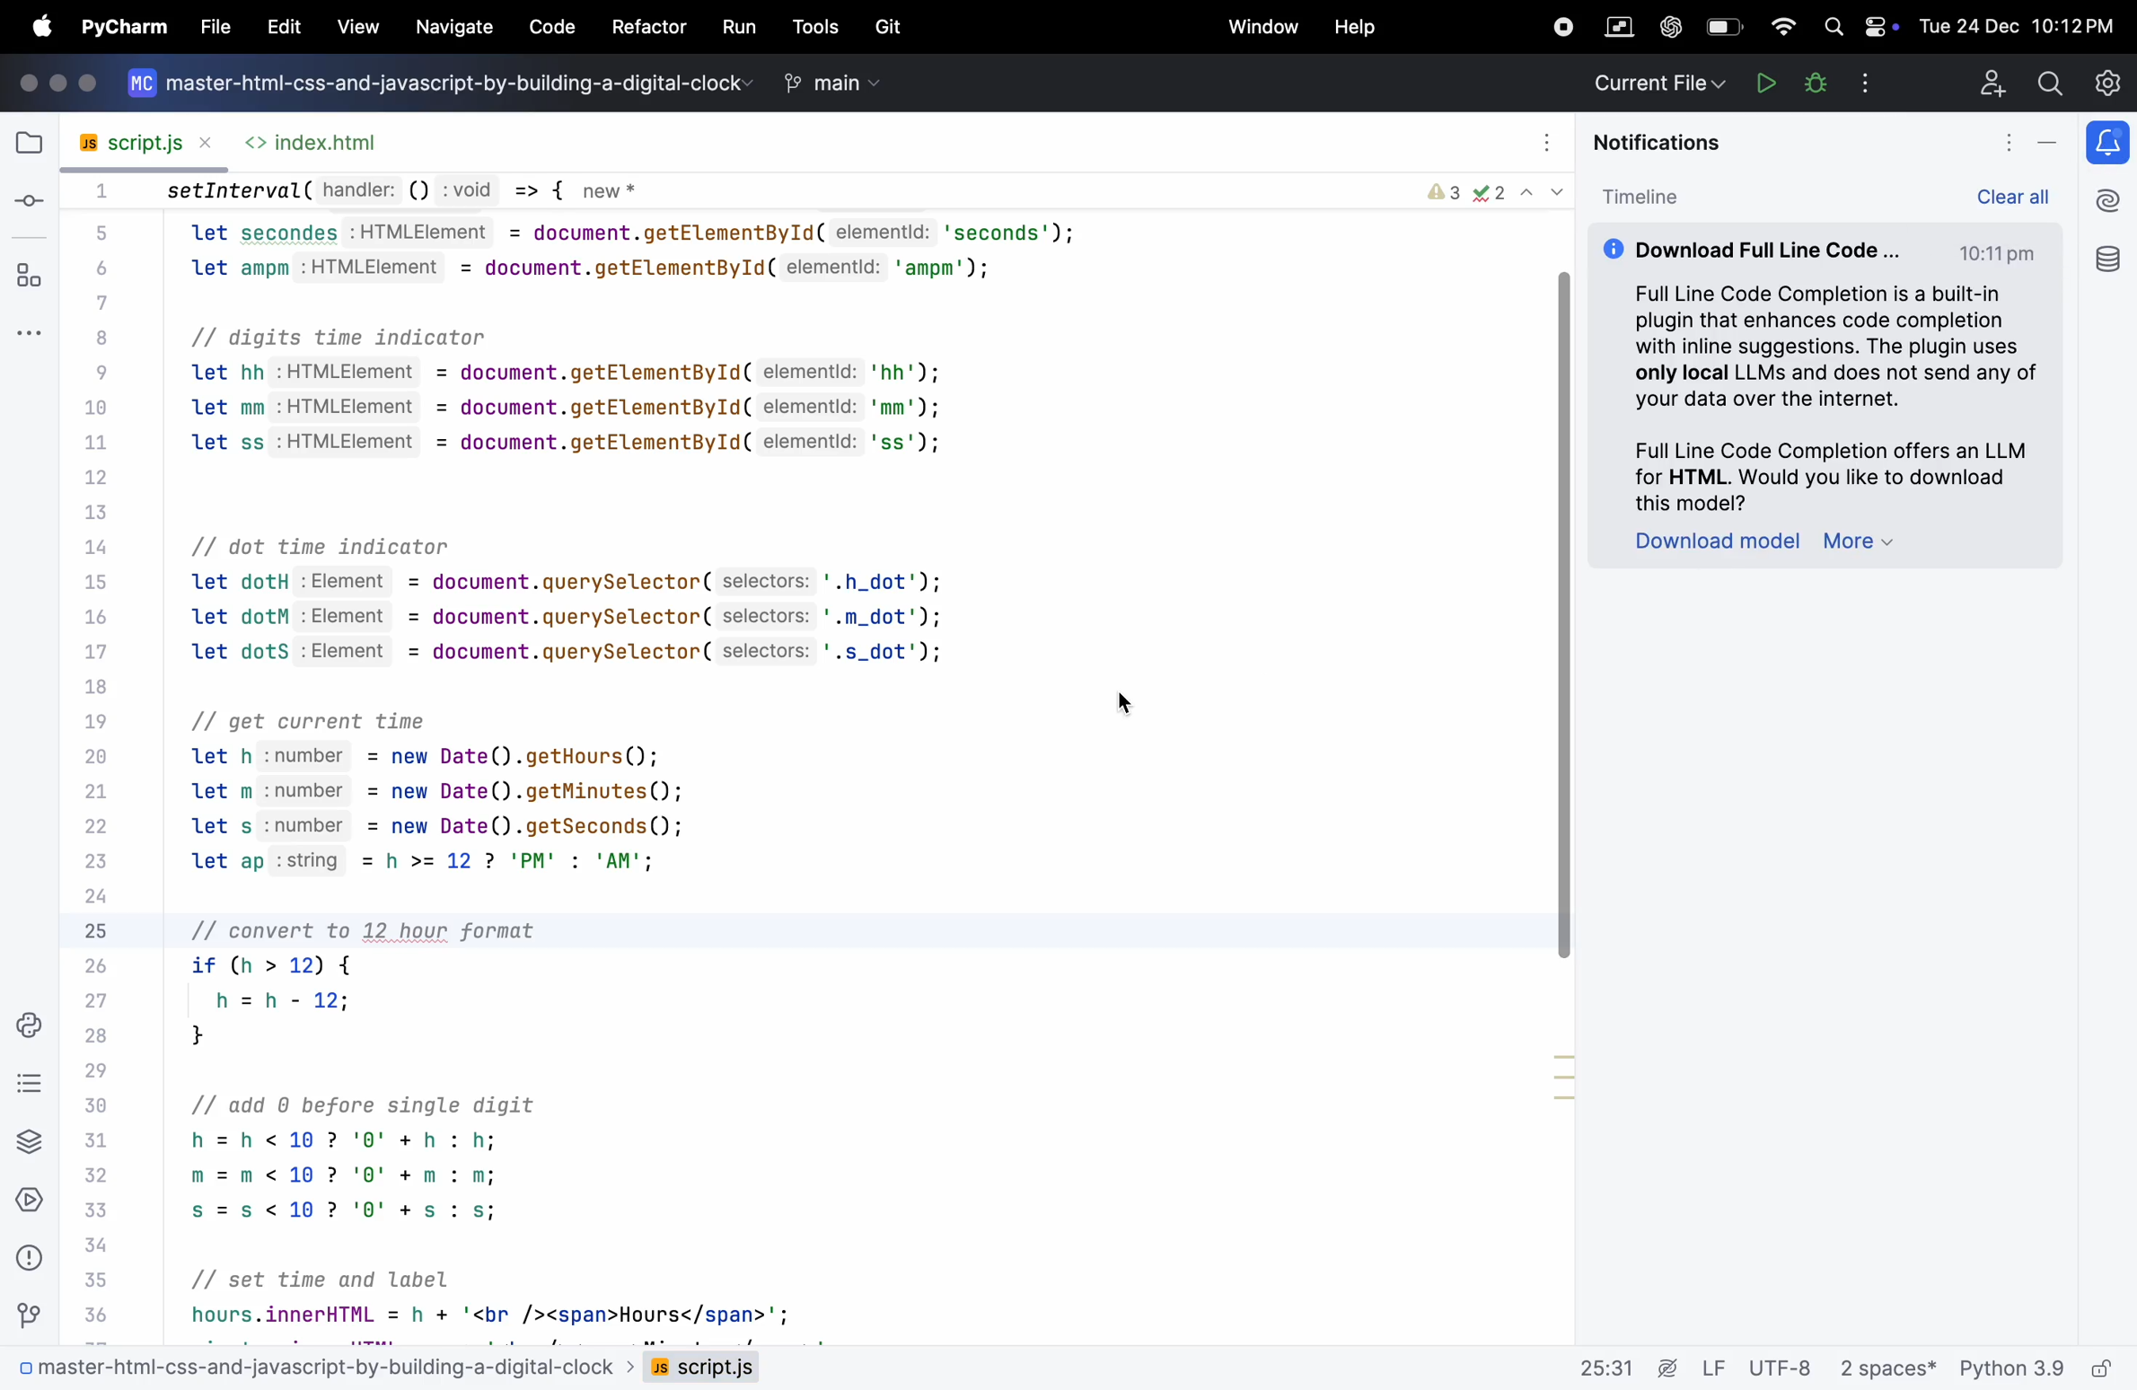  What do you see at coordinates (215, 22) in the screenshot?
I see `file` at bounding box center [215, 22].